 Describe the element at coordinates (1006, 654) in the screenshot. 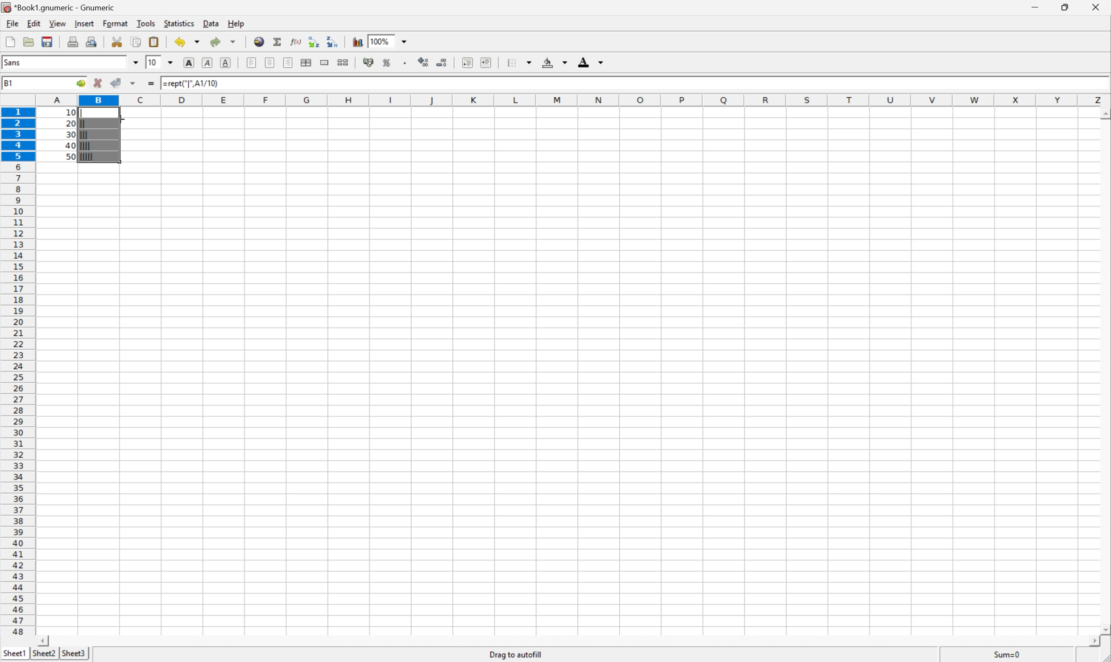

I see `Sum=10` at that location.